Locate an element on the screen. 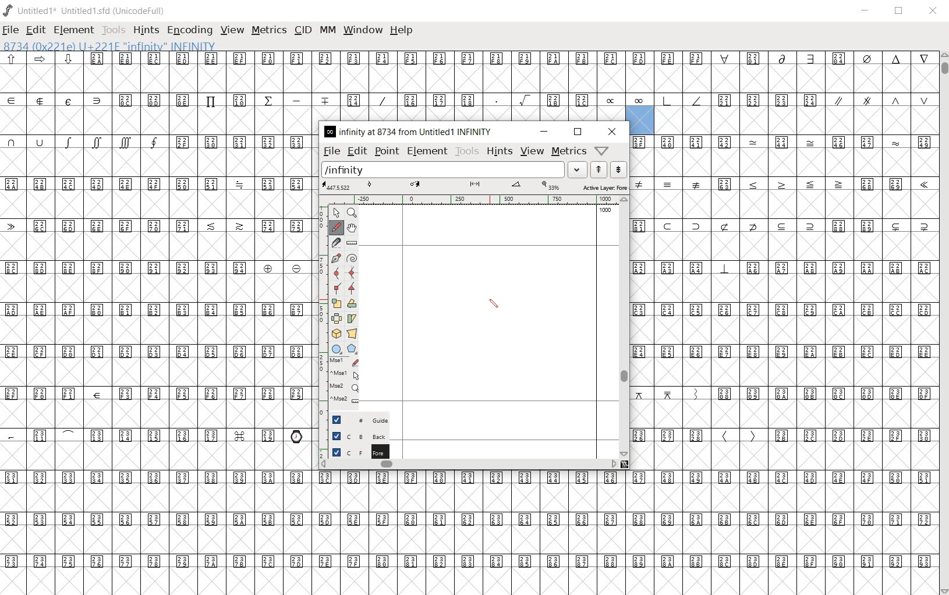 This screenshot has height=595, width=949. hints is located at coordinates (146, 29).